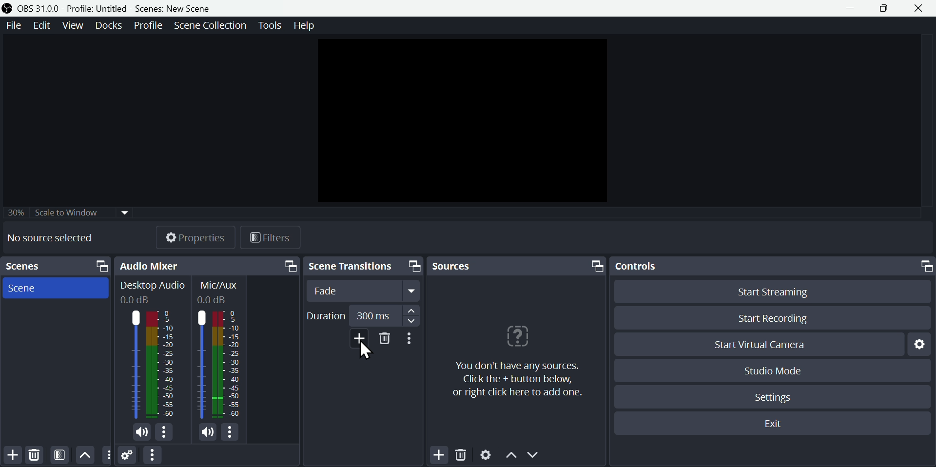 The height and width of the screenshot is (467, 936). I want to click on , so click(44, 25).